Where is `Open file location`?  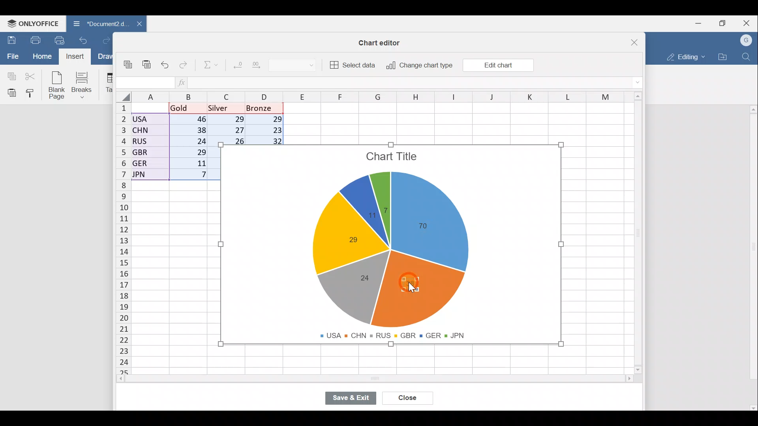
Open file location is located at coordinates (722, 57).